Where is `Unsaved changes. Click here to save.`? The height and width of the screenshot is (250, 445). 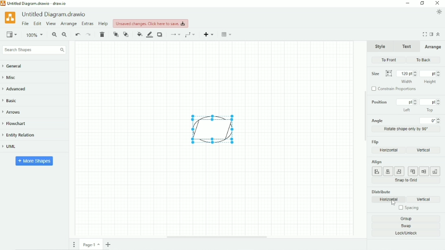 Unsaved changes. Click here to save. is located at coordinates (151, 23).